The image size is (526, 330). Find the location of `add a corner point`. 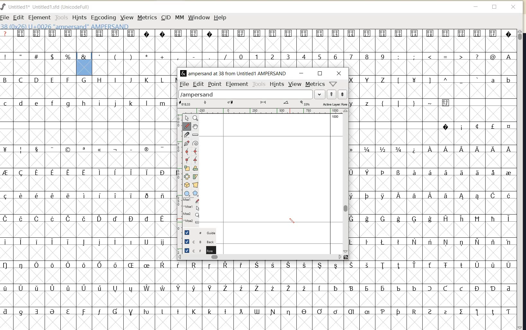

add a corner point is located at coordinates (187, 159).